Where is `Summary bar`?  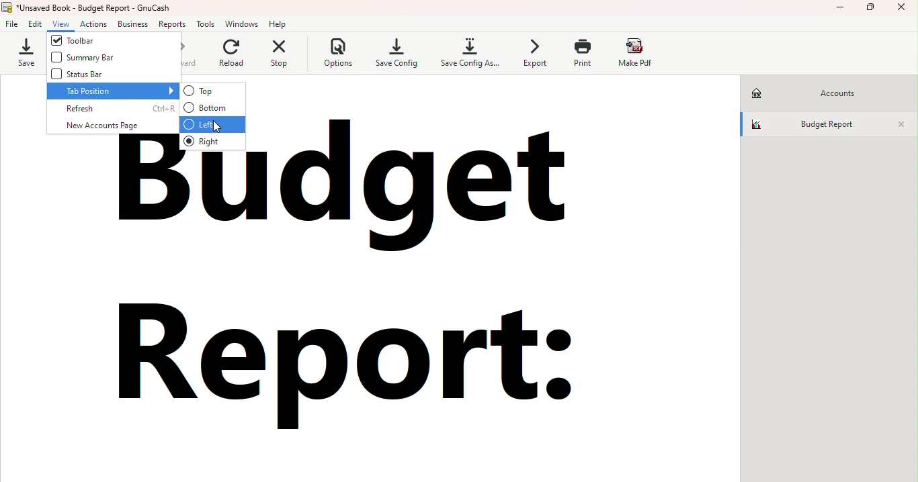
Summary bar is located at coordinates (92, 58).